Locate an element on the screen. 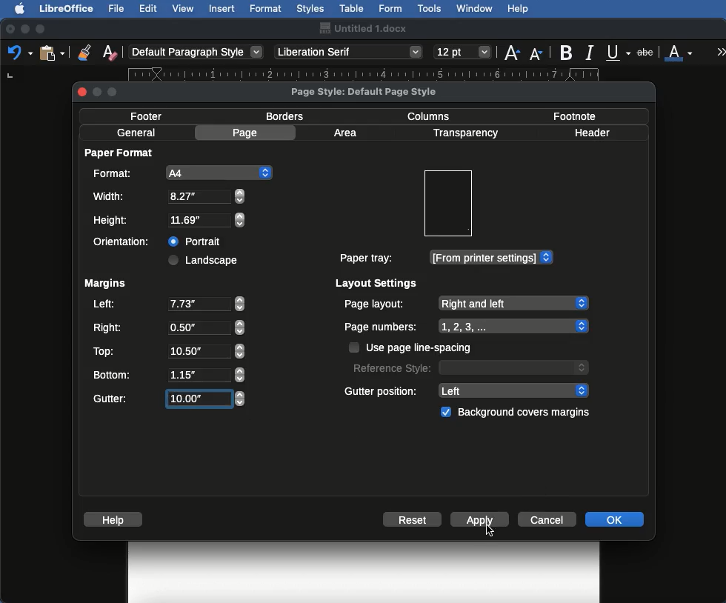 Image resolution: width=726 pixels, height=603 pixels. left tab is located at coordinates (10, 75).